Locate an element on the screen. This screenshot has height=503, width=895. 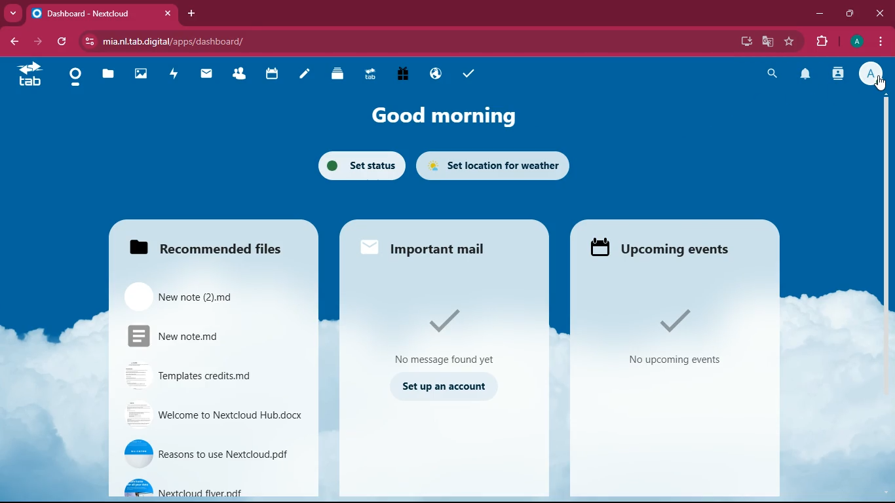
Email Hosting is located at coordinates (436, 75).